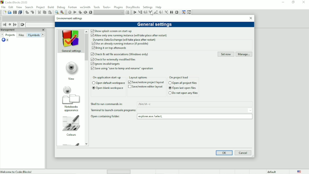  What do you see at coordinates (87, 47) in the screenshot?
I see `Vertical scrollbar` at bounding box center [87, 47].